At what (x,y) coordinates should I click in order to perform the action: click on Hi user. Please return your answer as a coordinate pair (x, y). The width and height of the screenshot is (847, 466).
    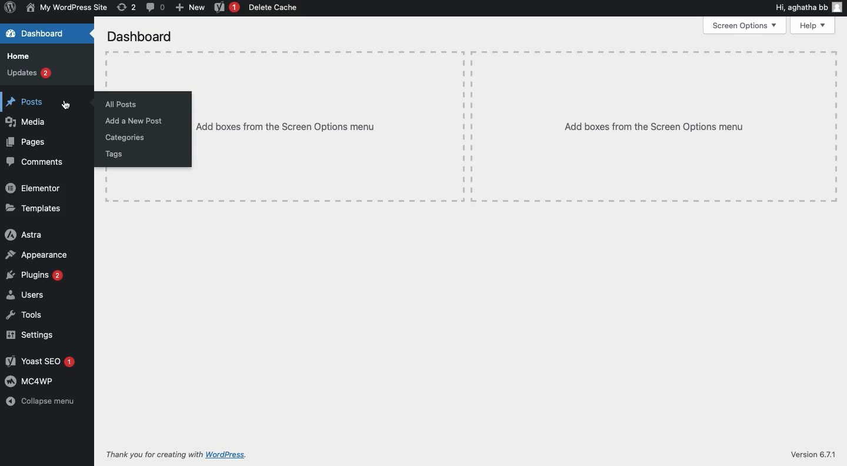
    Looking at the image, I should click on (809, 8).